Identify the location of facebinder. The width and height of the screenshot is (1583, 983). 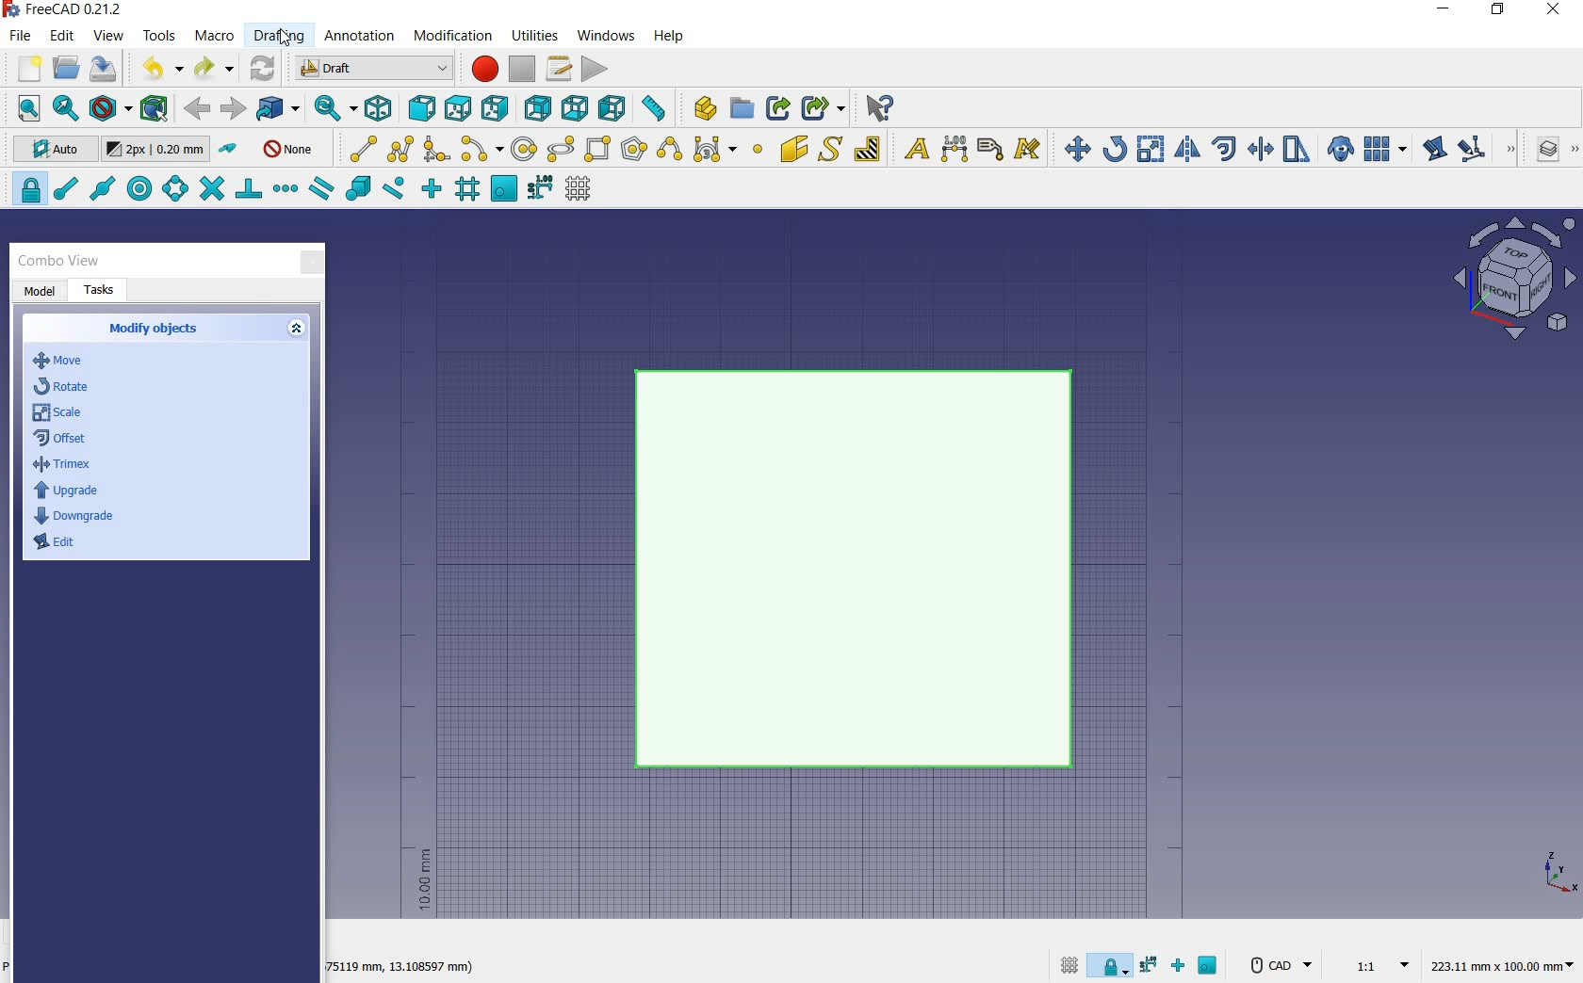
(793, 153).